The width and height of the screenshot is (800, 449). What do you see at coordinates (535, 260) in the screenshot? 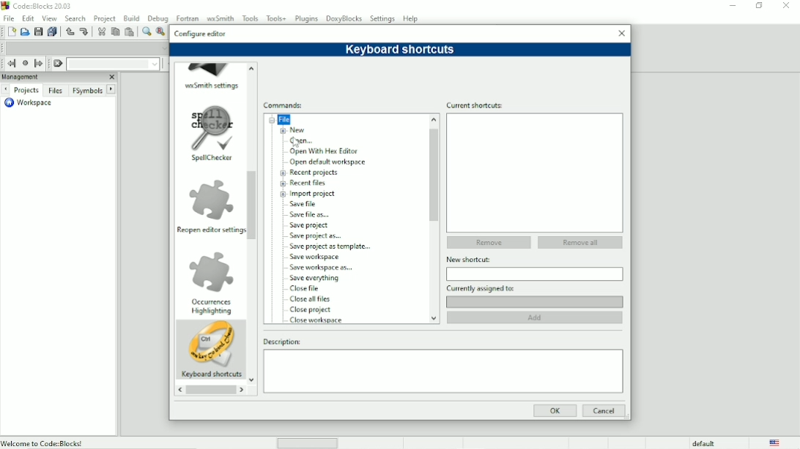
I see `New shortcut` at bounding box center [535, 260].